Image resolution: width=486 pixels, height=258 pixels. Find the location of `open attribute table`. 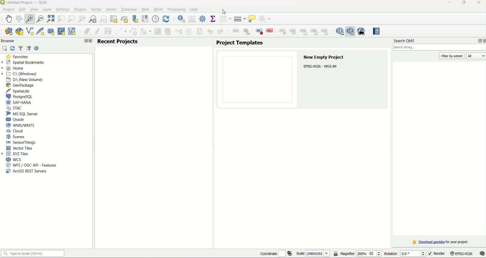

open attribute table is located at coordinates (225, 19).